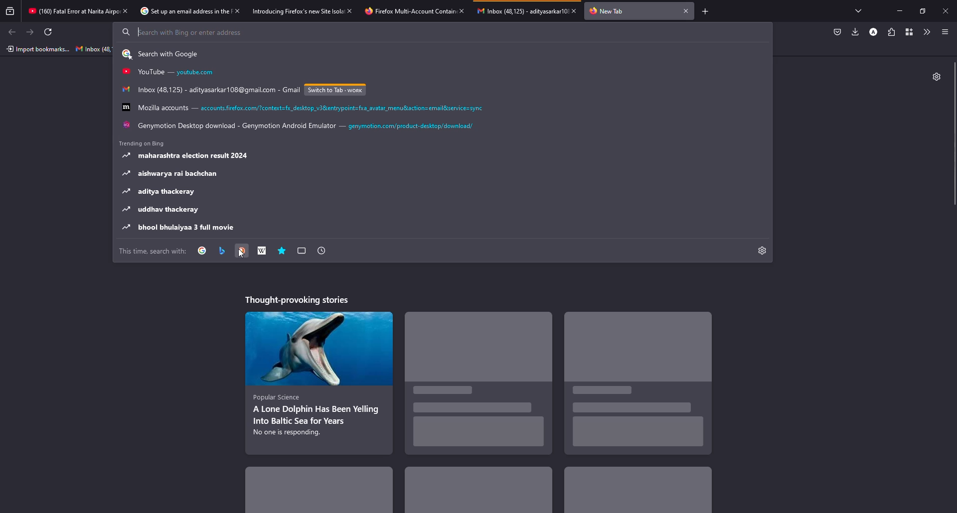 This screenshot has height=513, width=957. I want to click on import, so click(37, 50).